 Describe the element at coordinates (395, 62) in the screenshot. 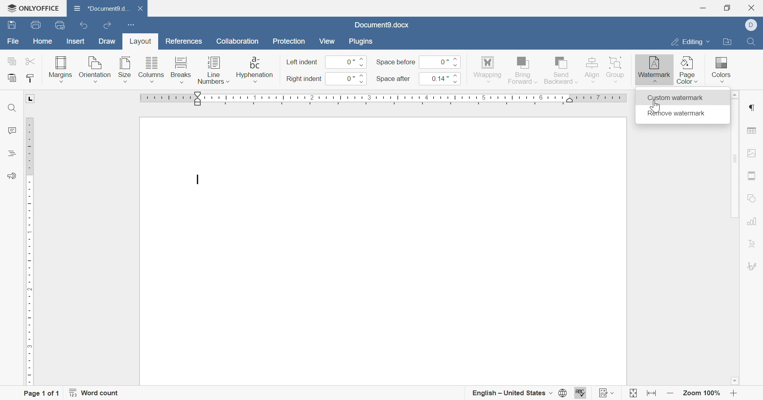

I see `space before` at that location.